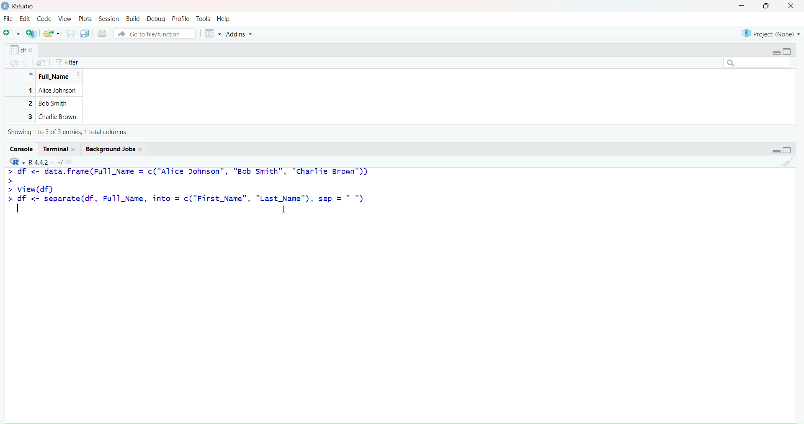  I want to click on Profile, so click(181, 19).